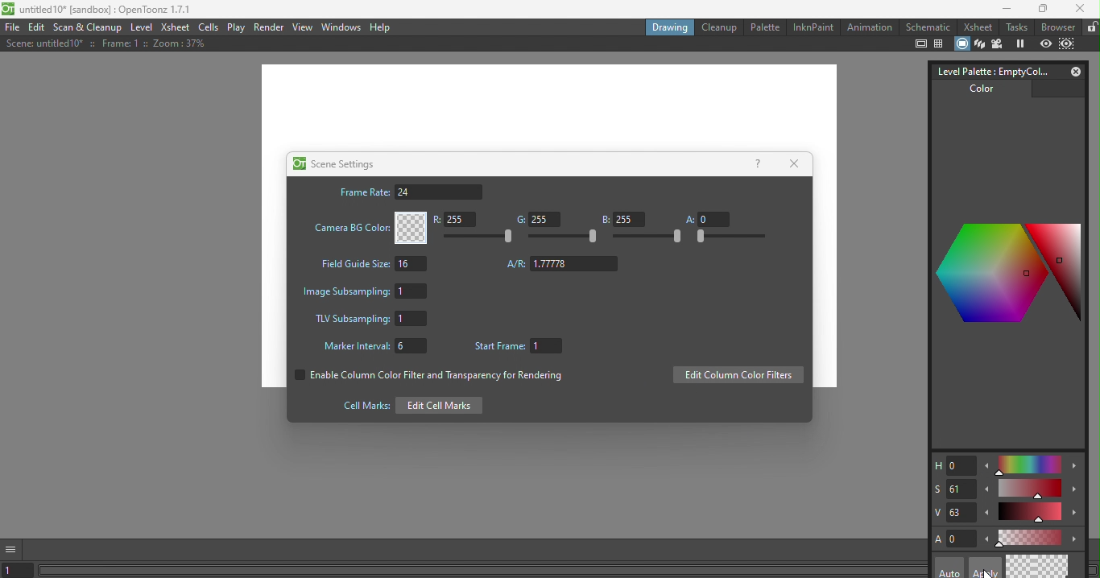 The image size is (1100, 578). Describe the element at coordinates (483, 572) in the screenshot. I see `Horizontal scroll bar` at that location.